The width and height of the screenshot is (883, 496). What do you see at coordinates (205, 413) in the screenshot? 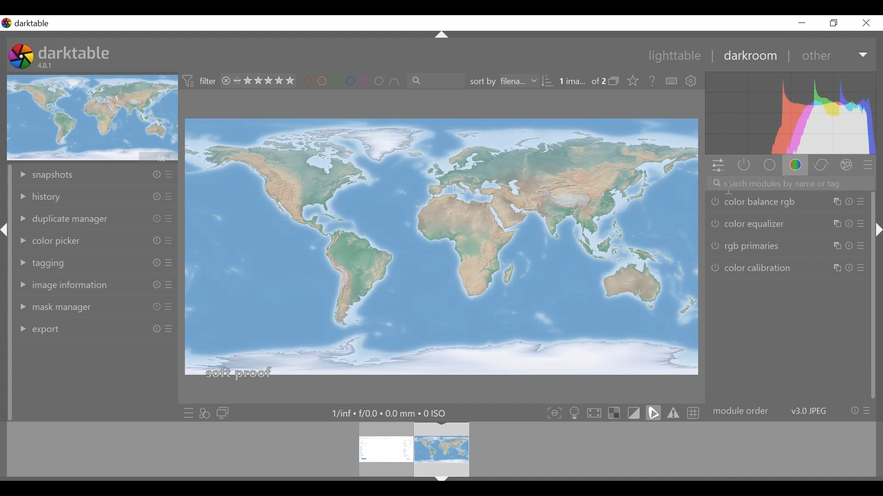
I see `quick access for appyling any of styles ` at bounding box center [205, 413].